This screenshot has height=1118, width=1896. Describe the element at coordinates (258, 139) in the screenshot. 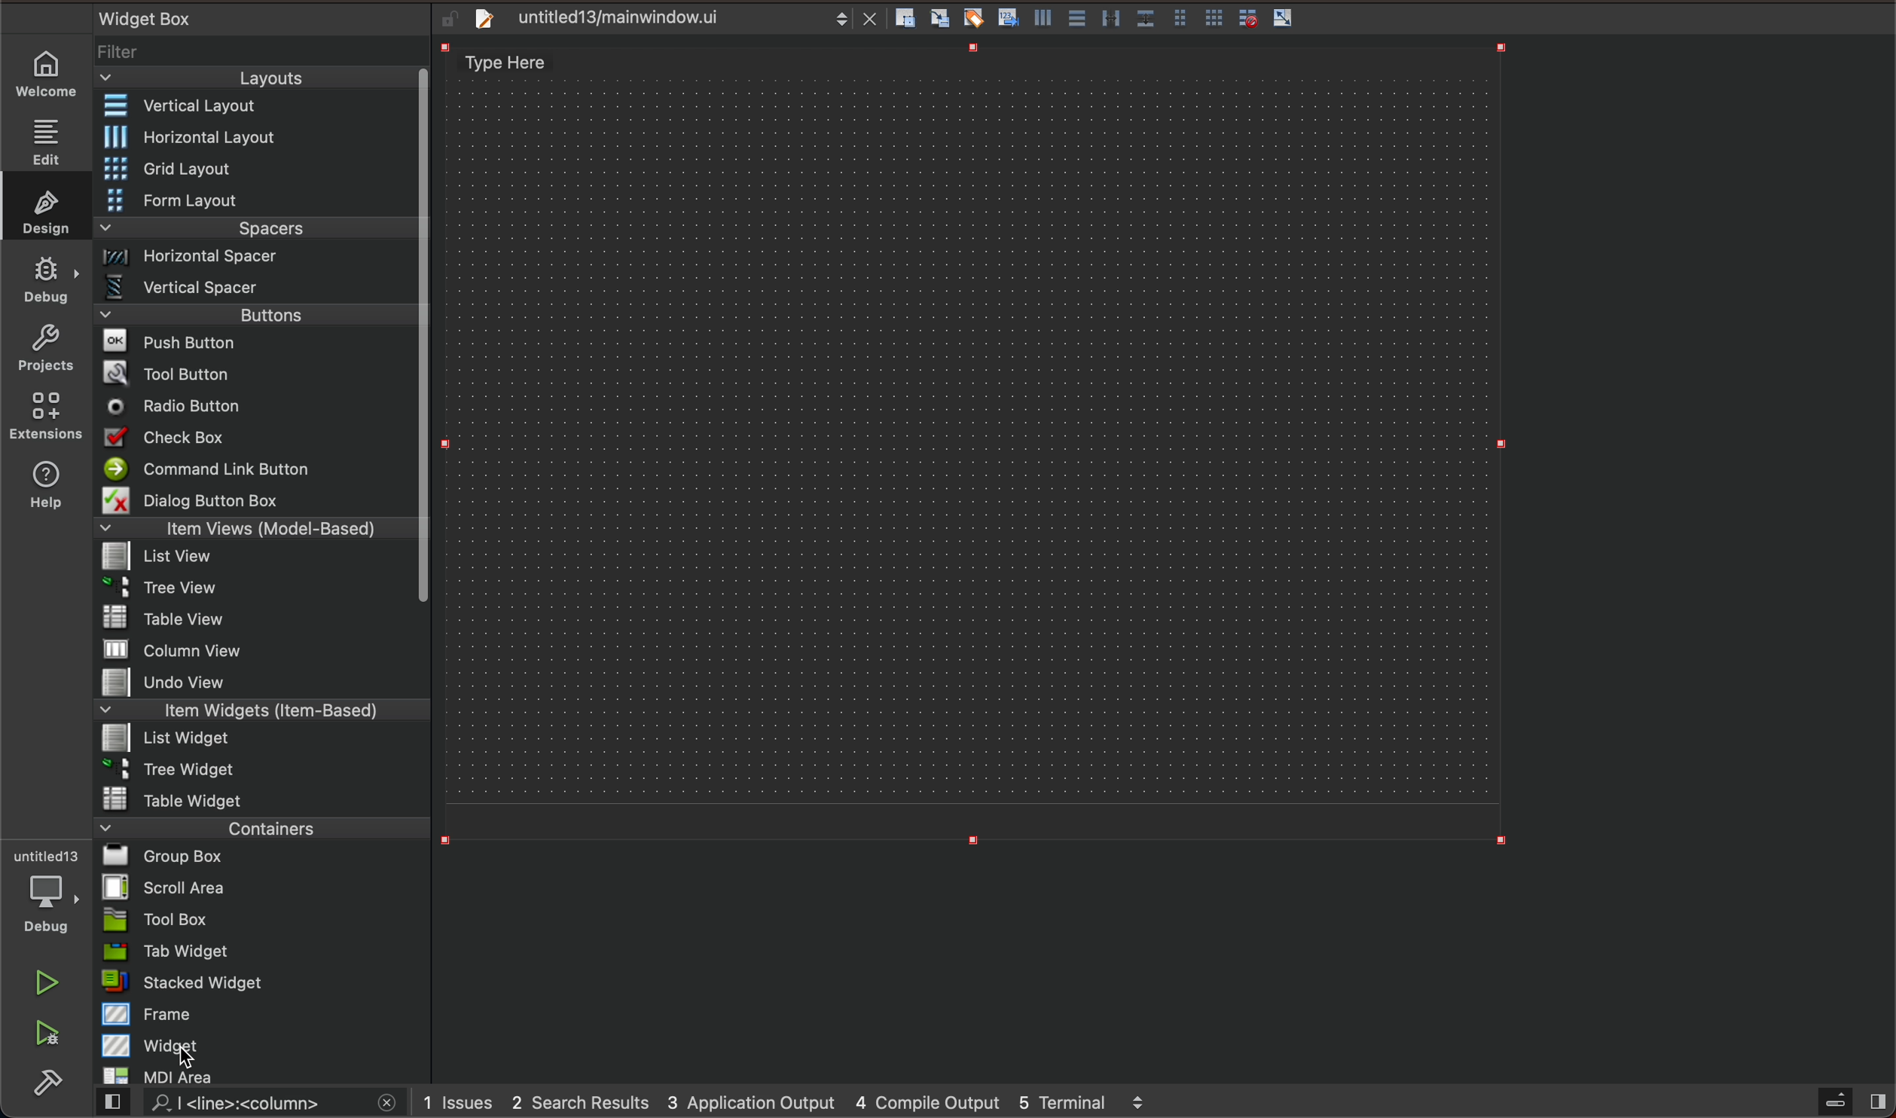

I see `Horizontal layout` at that location.